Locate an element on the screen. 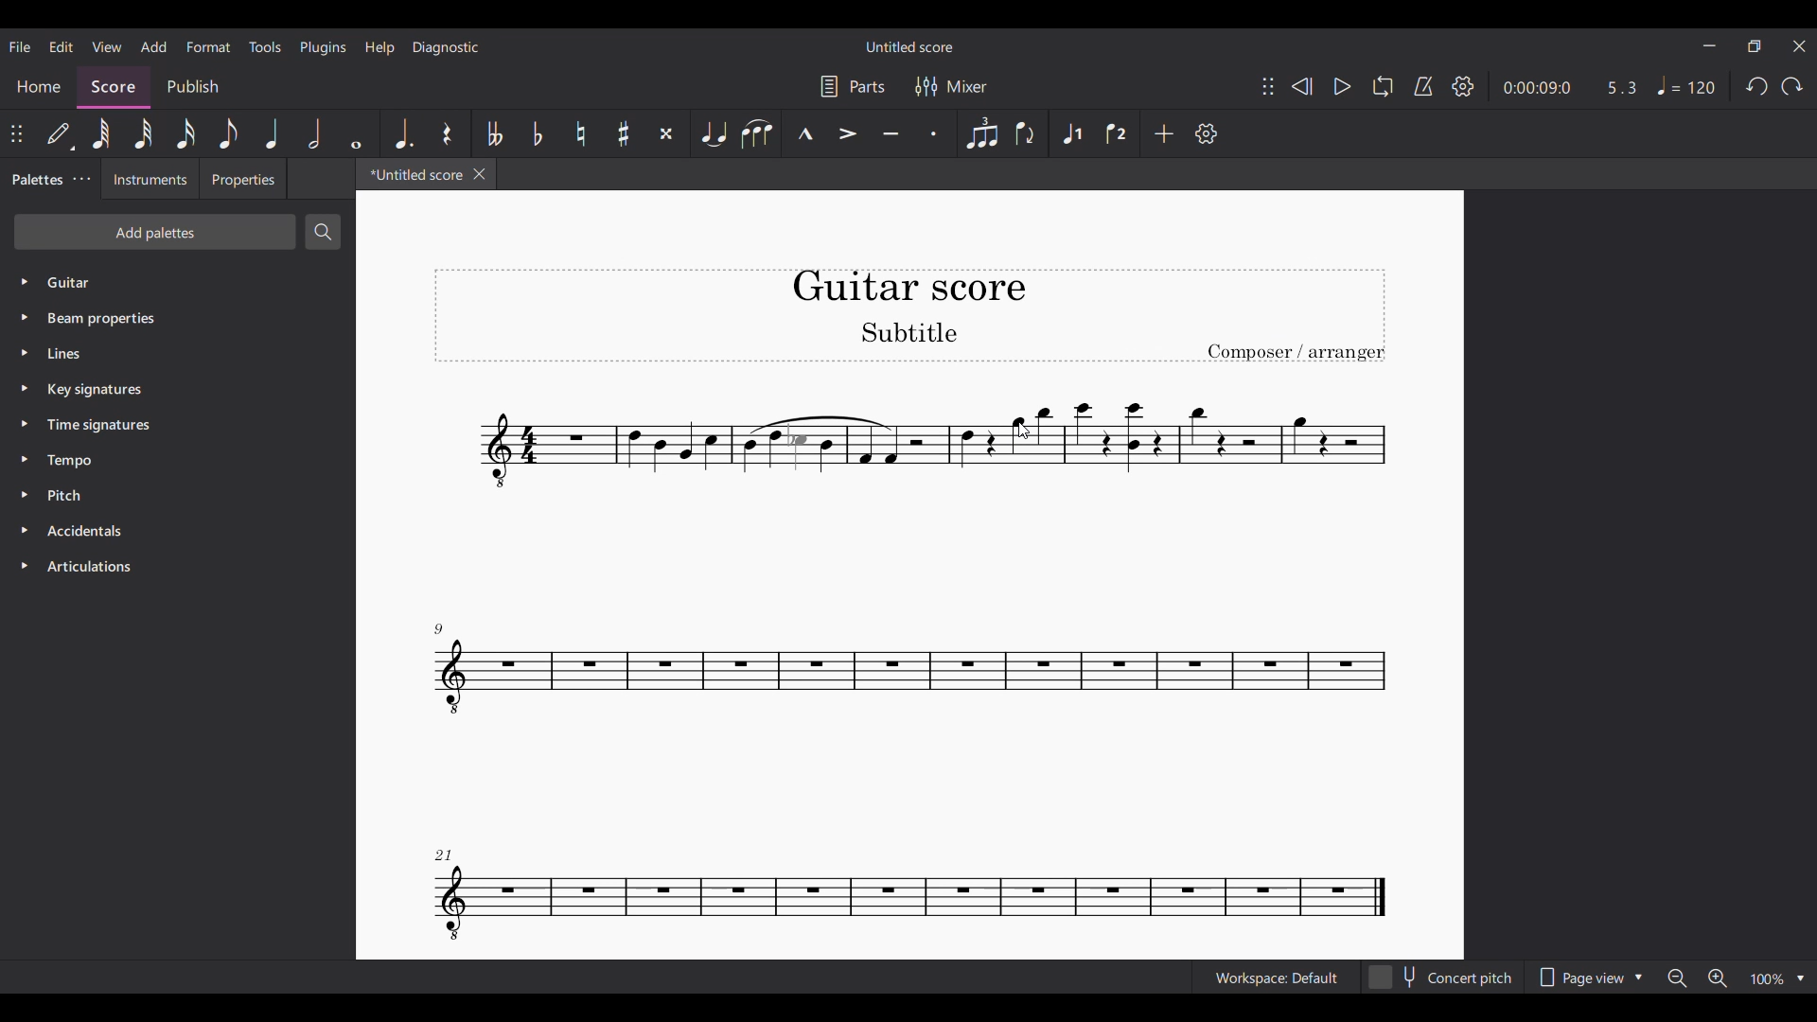 Image resolution: width=1817 pixels, height=1022 pixels. Click to expand tempo palette is located at coordinates (24, 458).